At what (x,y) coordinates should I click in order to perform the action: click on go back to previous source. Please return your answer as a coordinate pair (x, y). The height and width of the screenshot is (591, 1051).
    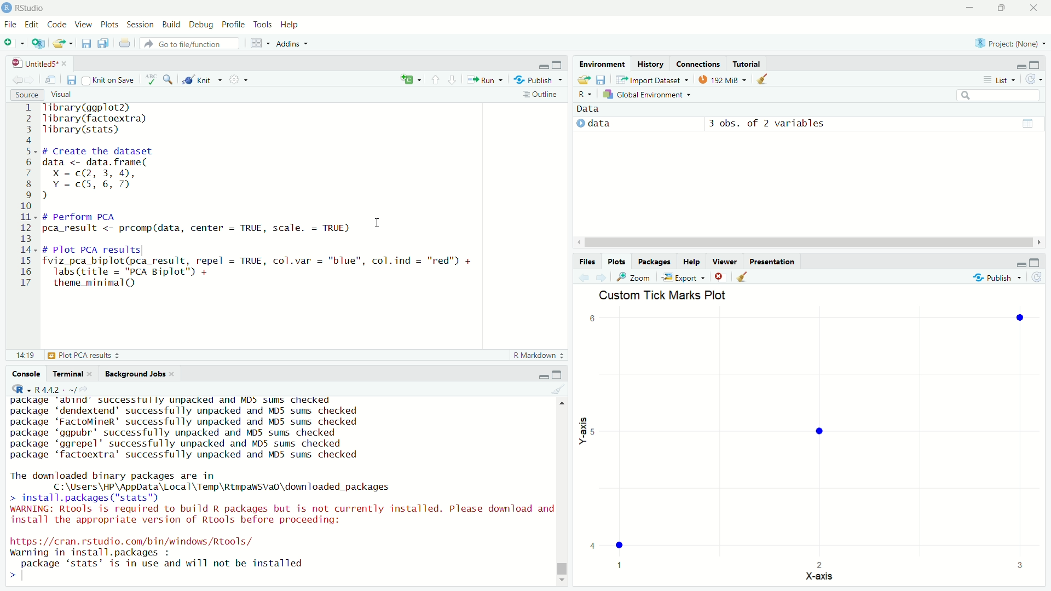
    Looking at the image, I should click on (15, 80).